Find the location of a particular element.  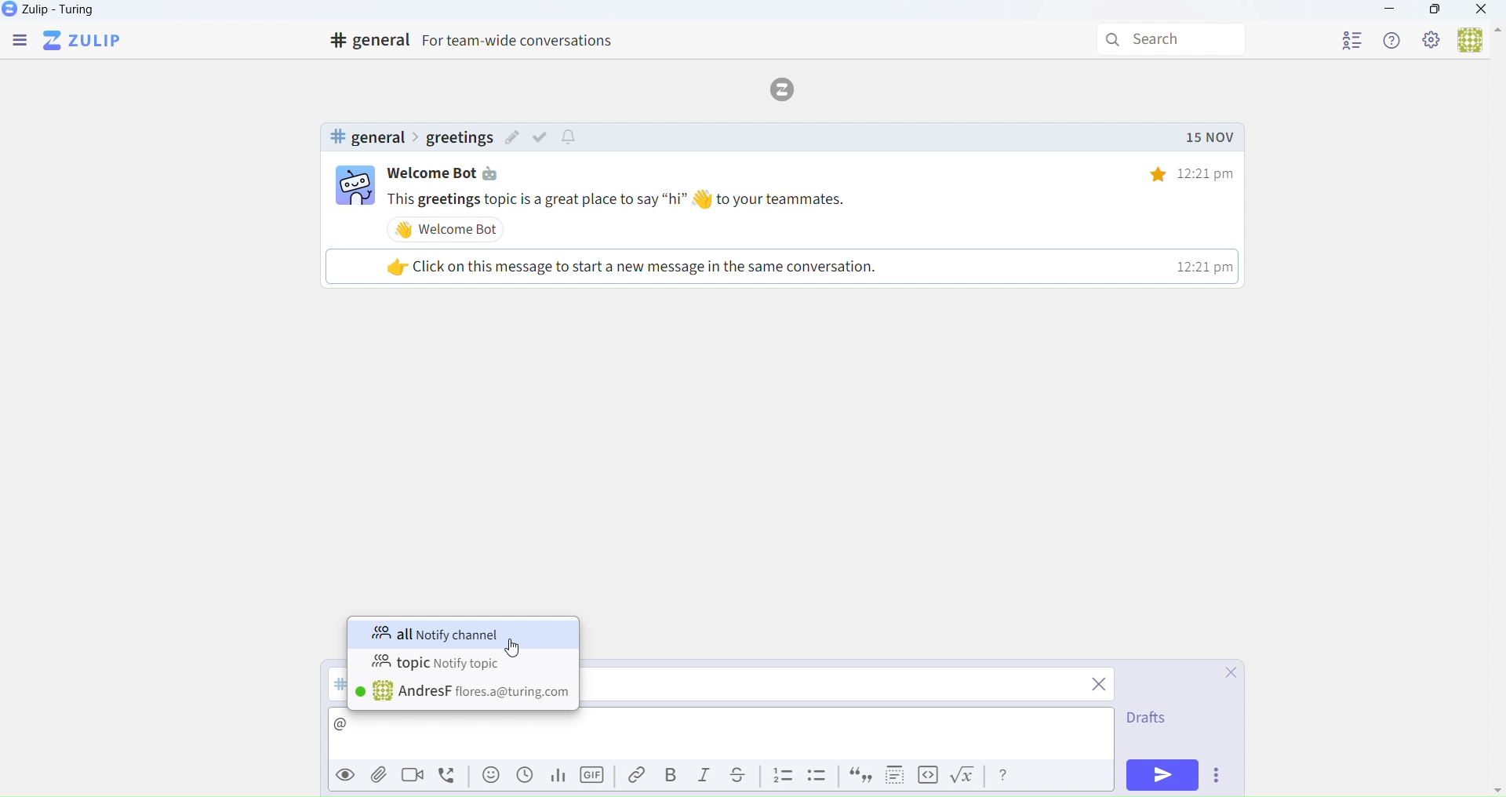

Logo is located at coordinates (788, 88).